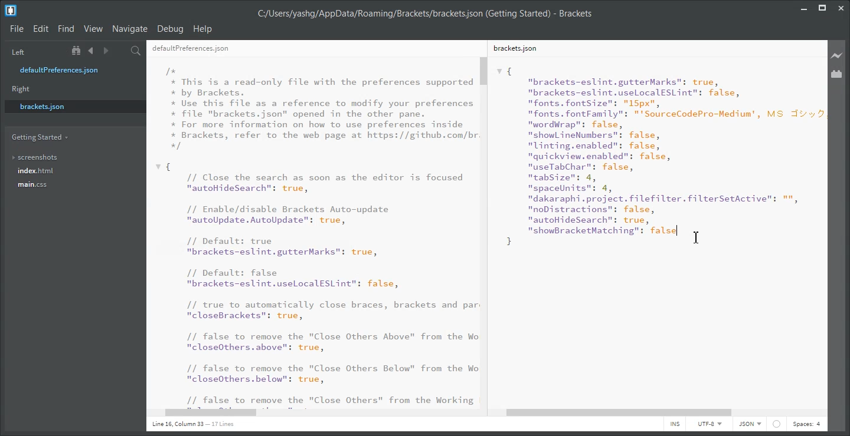 This screenshot has height=436, width=850. I want to click on defaultPreferences.json, so click(191, 49).